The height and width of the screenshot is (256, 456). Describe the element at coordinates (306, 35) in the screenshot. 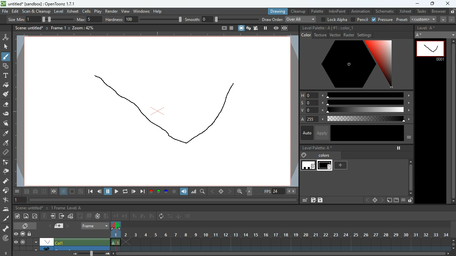

I see `color` at that location.